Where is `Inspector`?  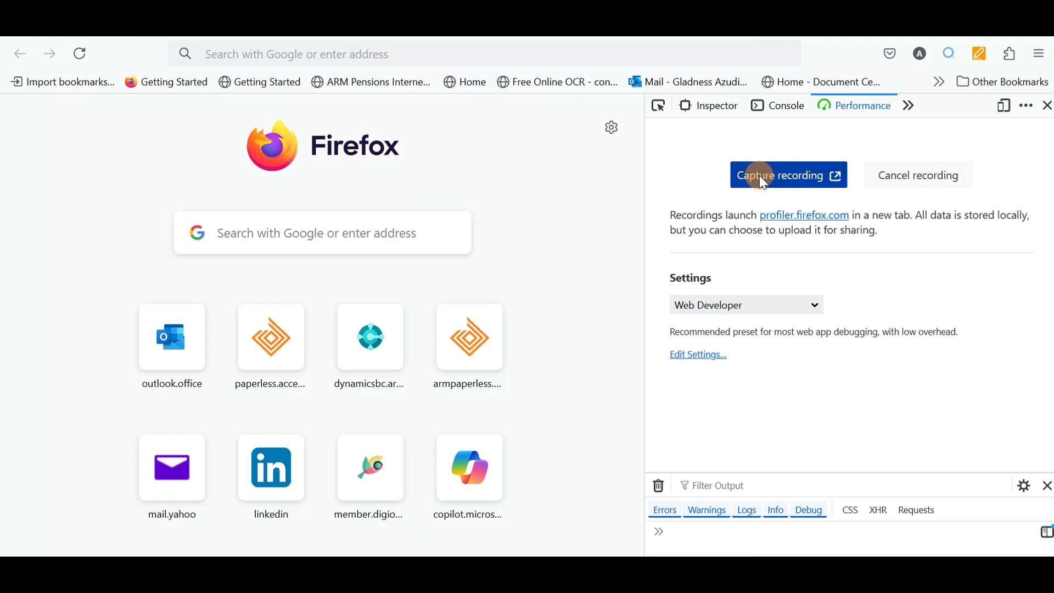 Inspector is located at coordinates (713, 106).